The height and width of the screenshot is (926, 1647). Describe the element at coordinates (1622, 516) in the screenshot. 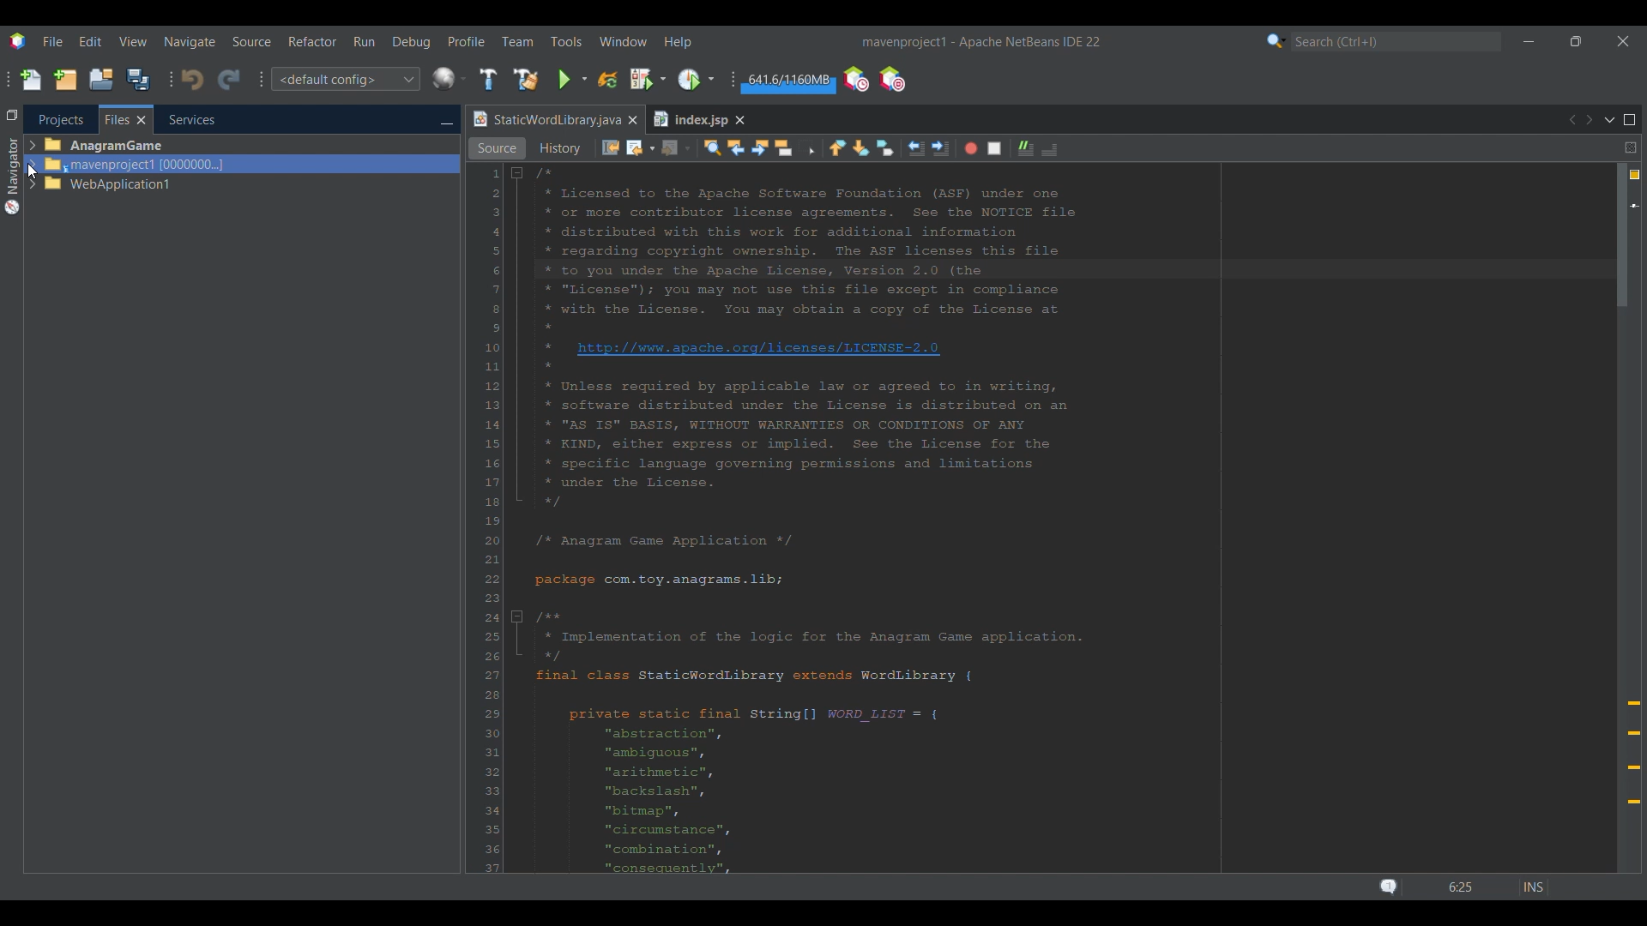

I see `Vertical slide bar` at that location.